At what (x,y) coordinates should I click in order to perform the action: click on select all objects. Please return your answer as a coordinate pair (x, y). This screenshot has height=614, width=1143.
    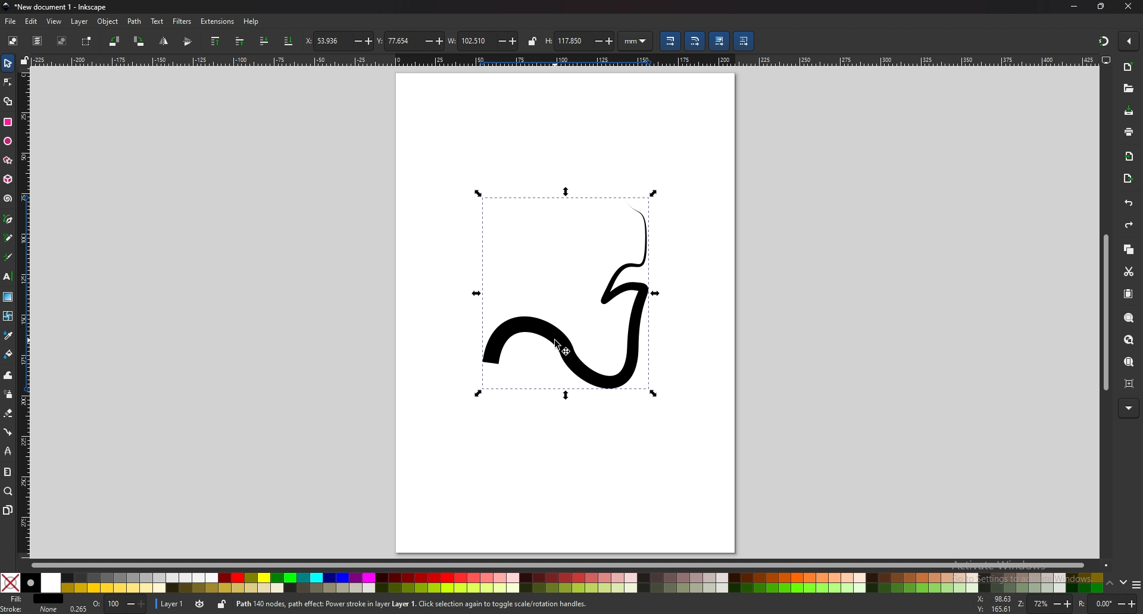
    Looking at the image, I should click on (13, 40).